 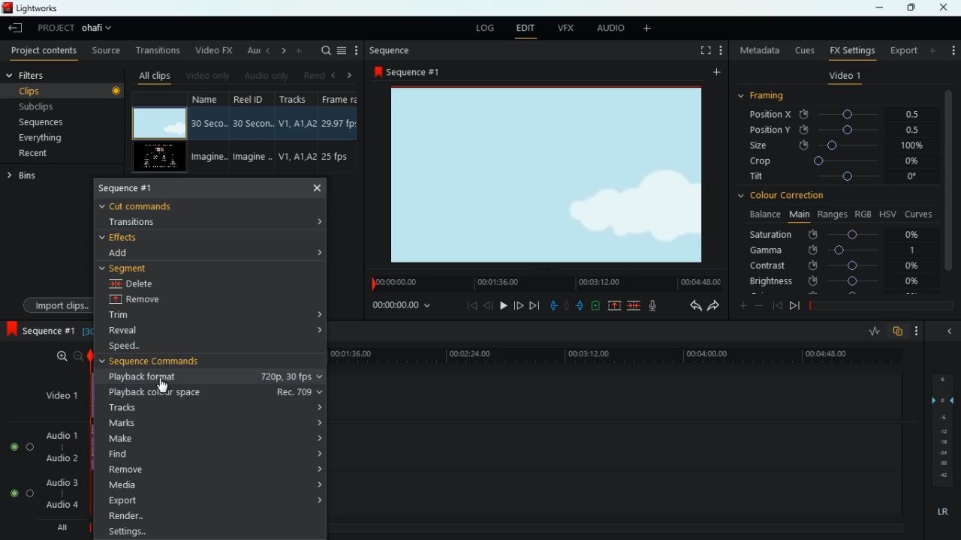 What do you see at coordinates (742, 305) in the screenshot?
I see `more` at bounding box center [742, 305].